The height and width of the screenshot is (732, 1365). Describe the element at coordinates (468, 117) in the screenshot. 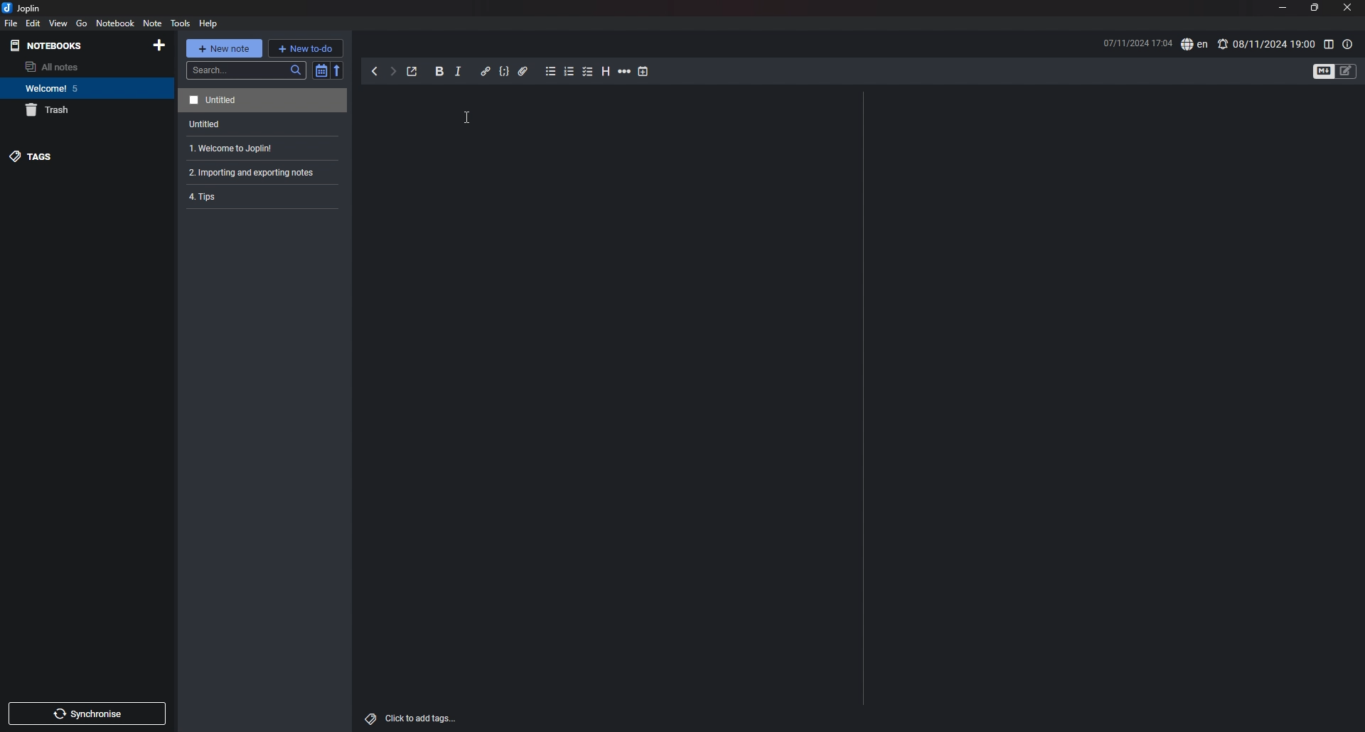

I see `cursor` at that location.